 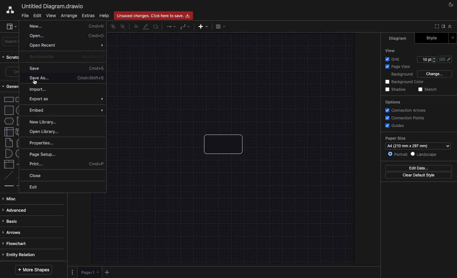 I want to click on General, so click(x=11, y=86).